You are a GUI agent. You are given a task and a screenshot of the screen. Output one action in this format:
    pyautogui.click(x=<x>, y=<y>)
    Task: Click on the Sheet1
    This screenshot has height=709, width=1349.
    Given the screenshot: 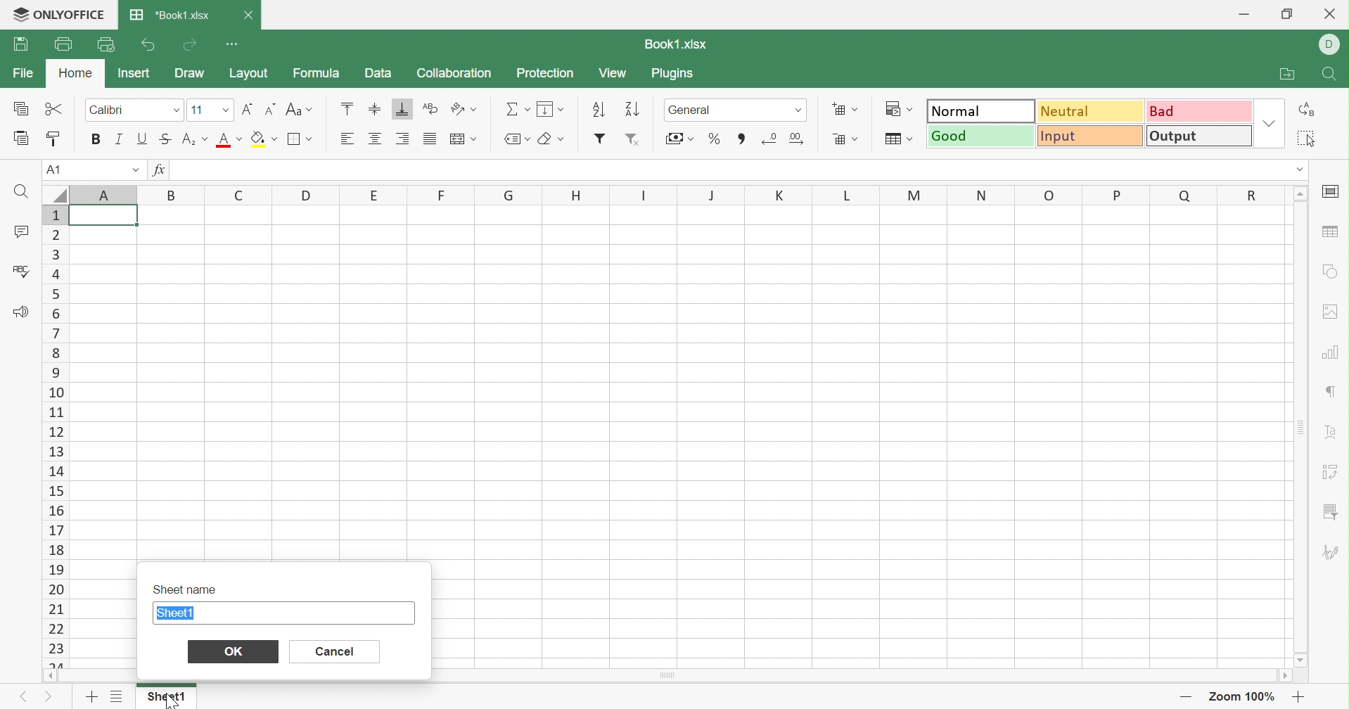 What is the action you would take?
    pyautogui.click(x=167, y=700)
    